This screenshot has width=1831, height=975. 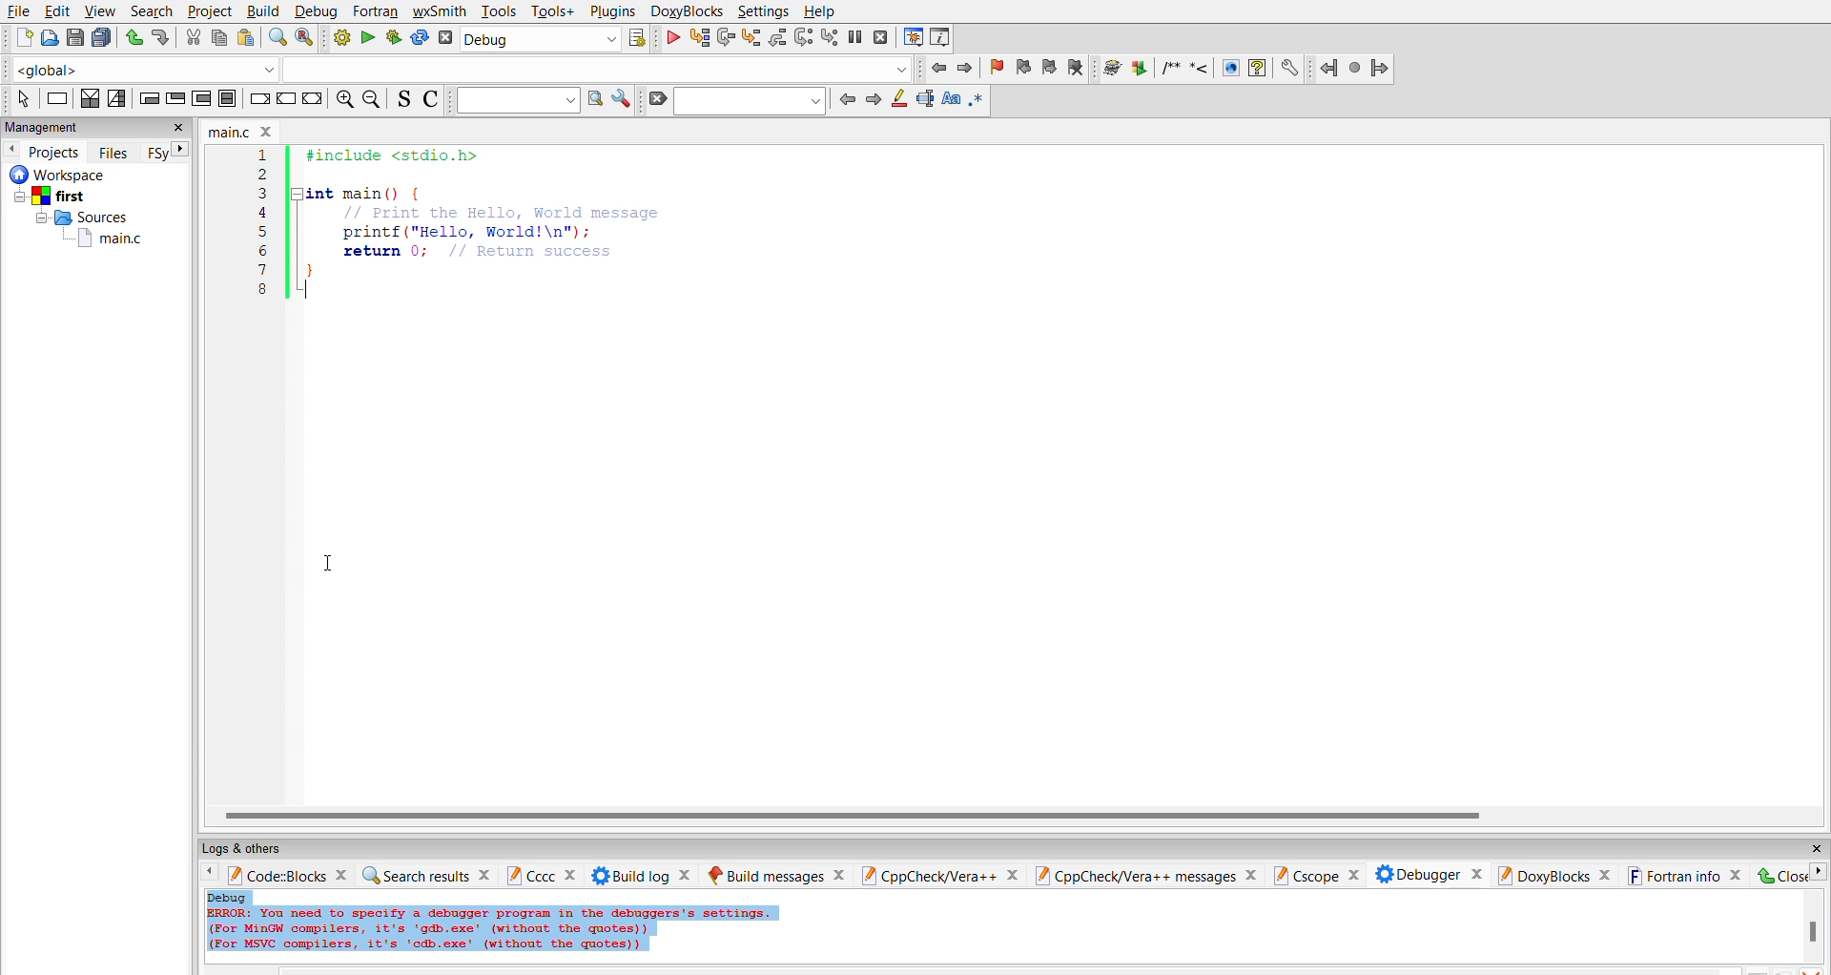 What do you see at coordinates (925, 100) in the screenshot?
I see `selected text` at bounding box center [925, 100].